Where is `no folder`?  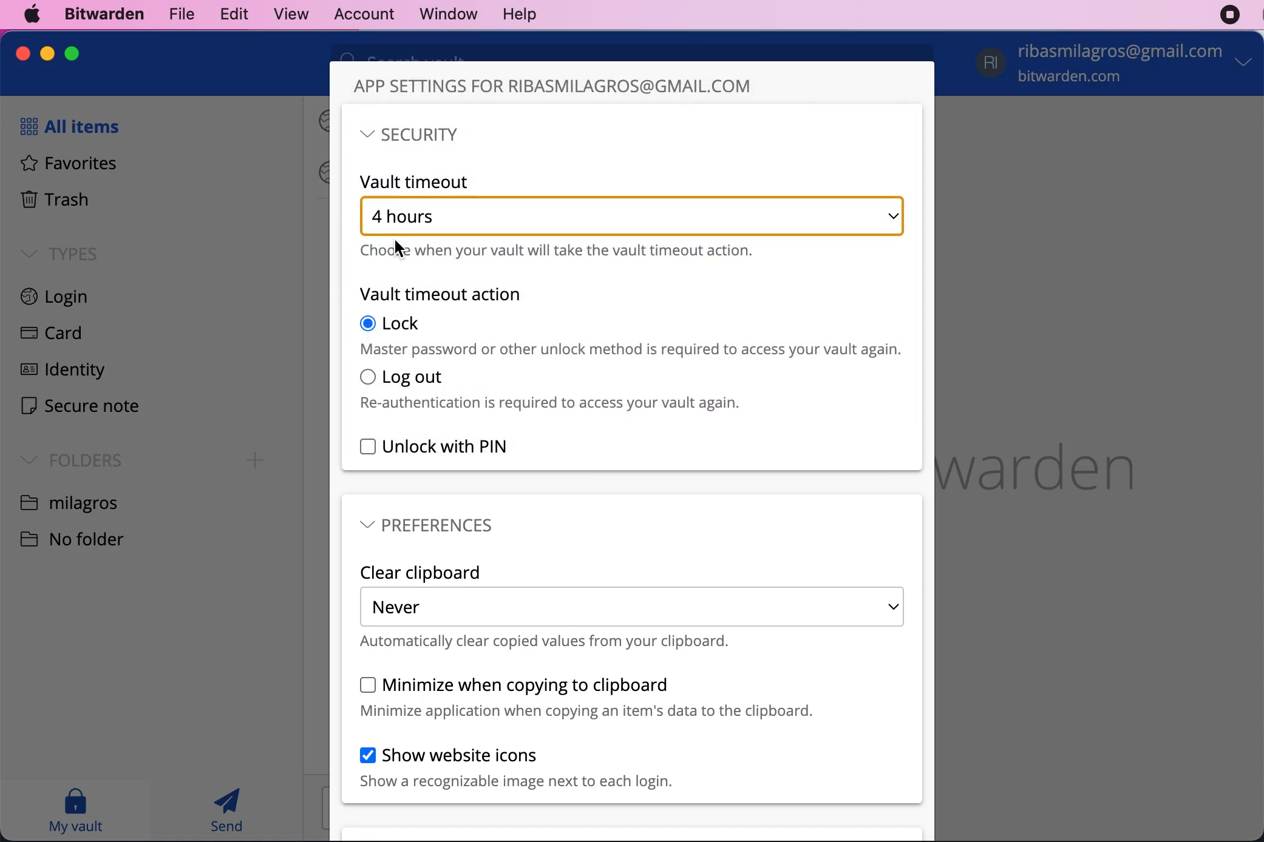 no folder is located at coordinates (82, 537).